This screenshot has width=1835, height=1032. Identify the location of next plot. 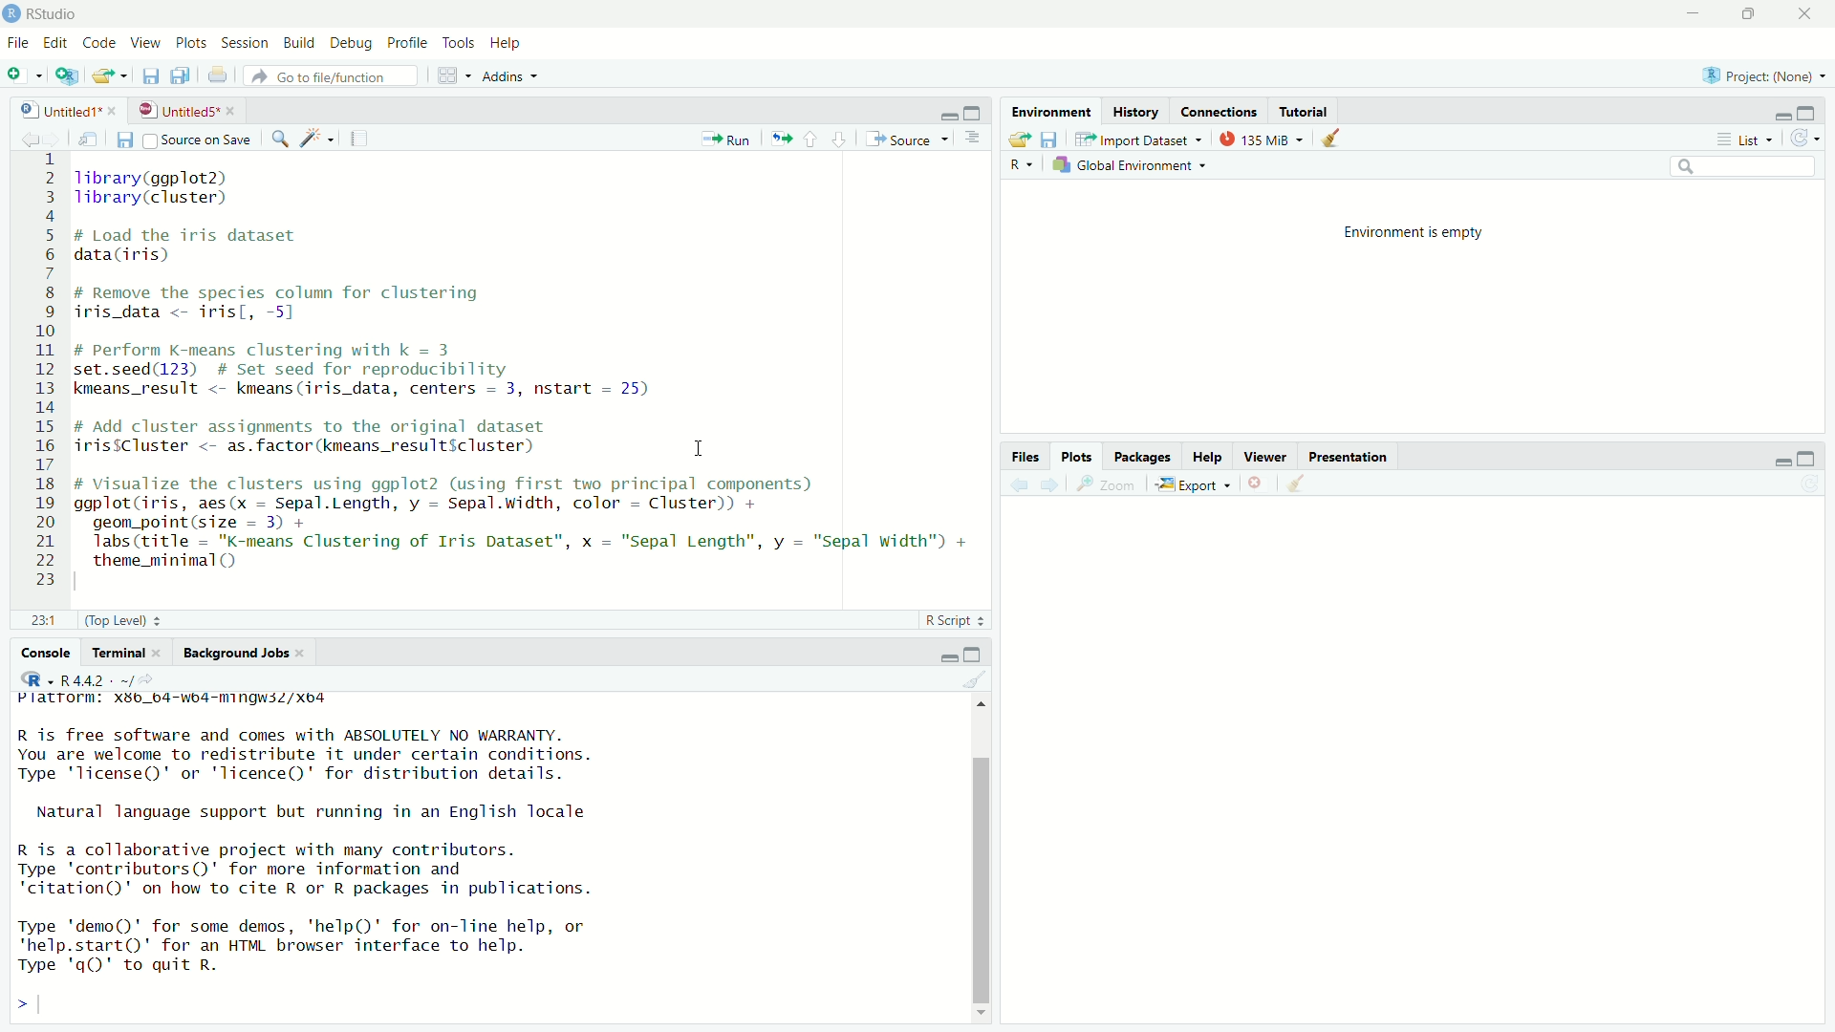
(1046, 485).